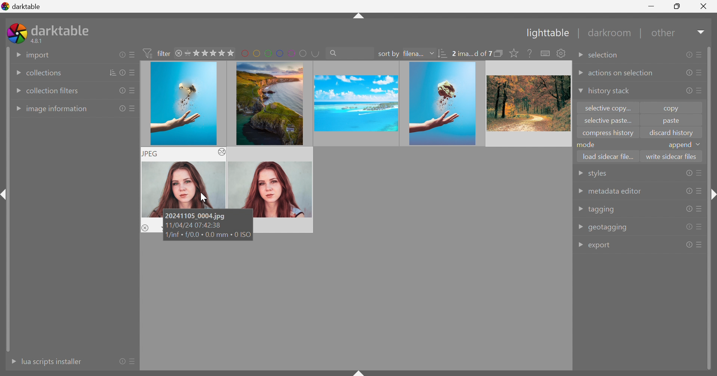 The width and height of the screenshot is (717, 376). I want to click on darktable icon, so click(17, 33).